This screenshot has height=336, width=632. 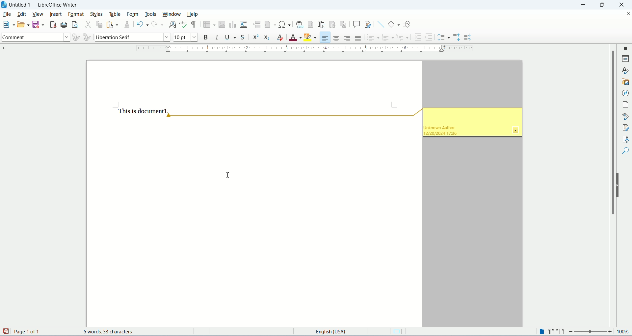 I want to click on cut, so click(x=88, y=25).